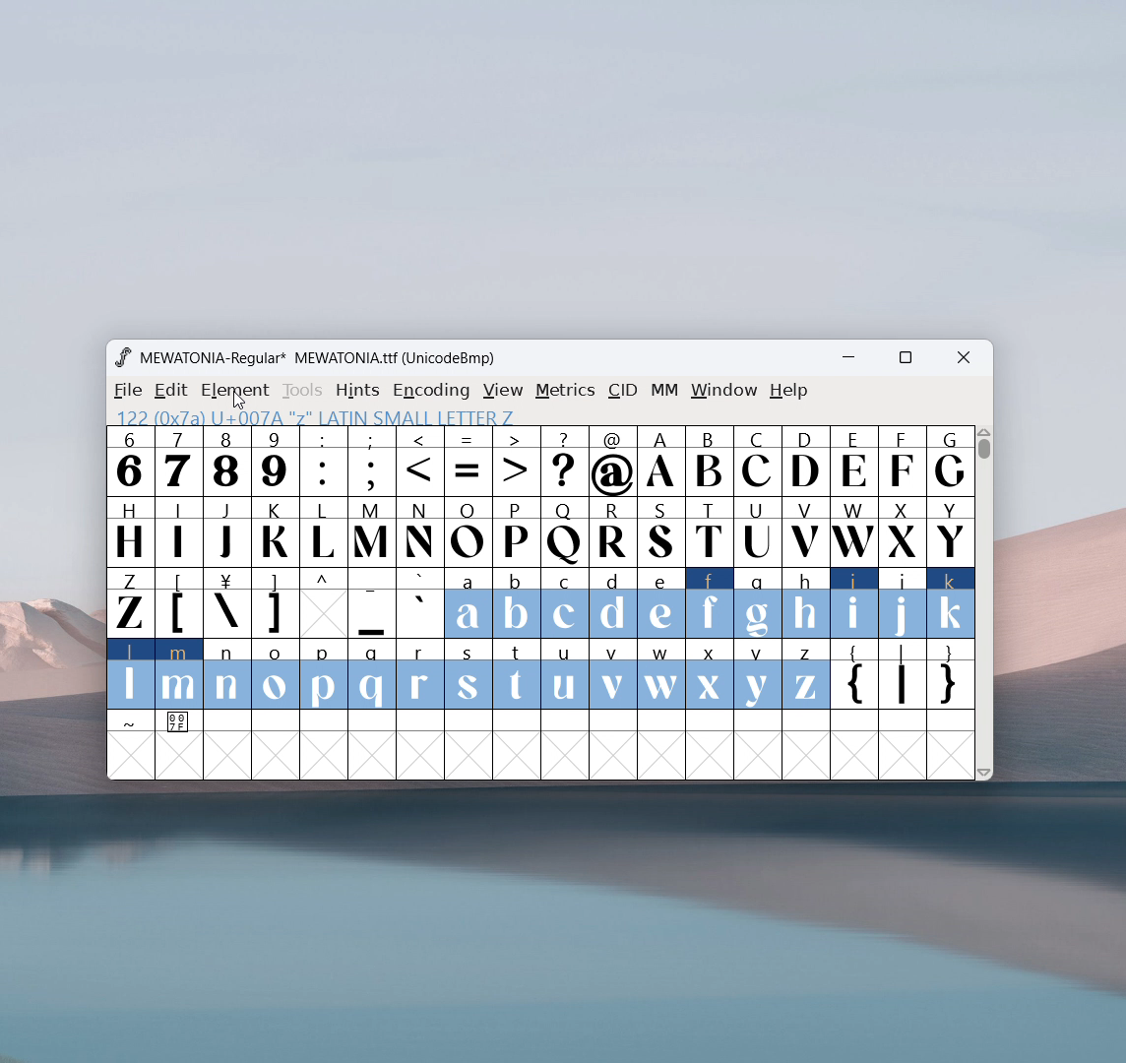  I want to click on V, so click(804, 531).